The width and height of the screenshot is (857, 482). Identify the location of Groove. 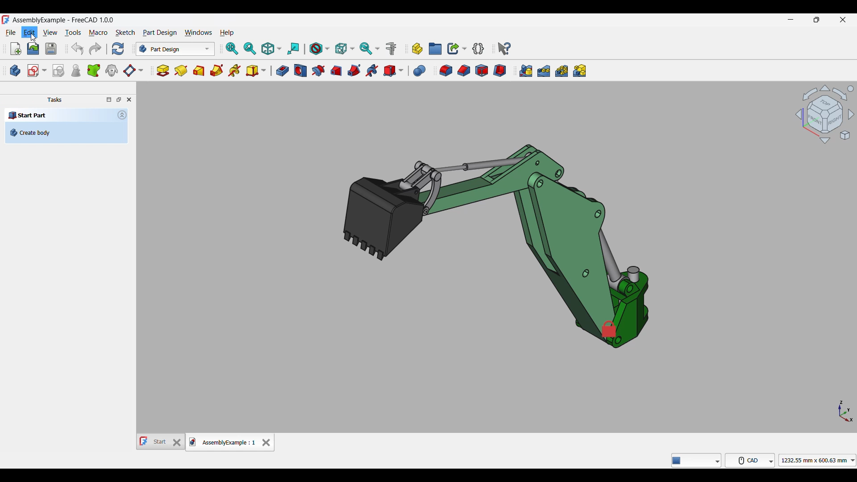
(318, 71).